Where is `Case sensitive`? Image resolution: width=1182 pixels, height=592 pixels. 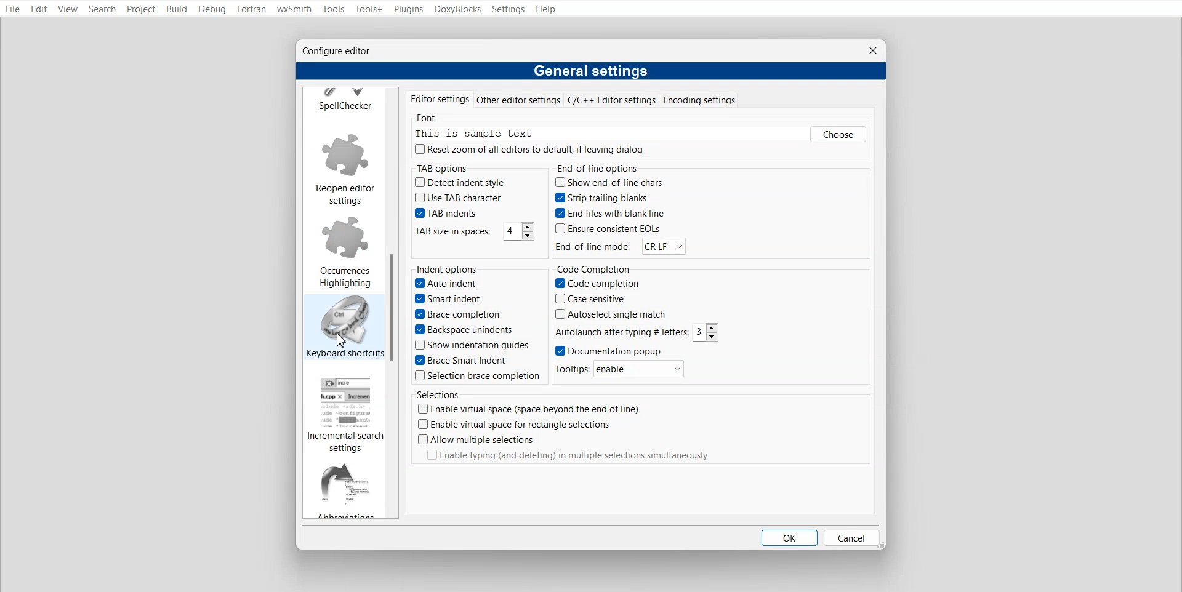
Case sensitive is located at coordinates (597, 300).